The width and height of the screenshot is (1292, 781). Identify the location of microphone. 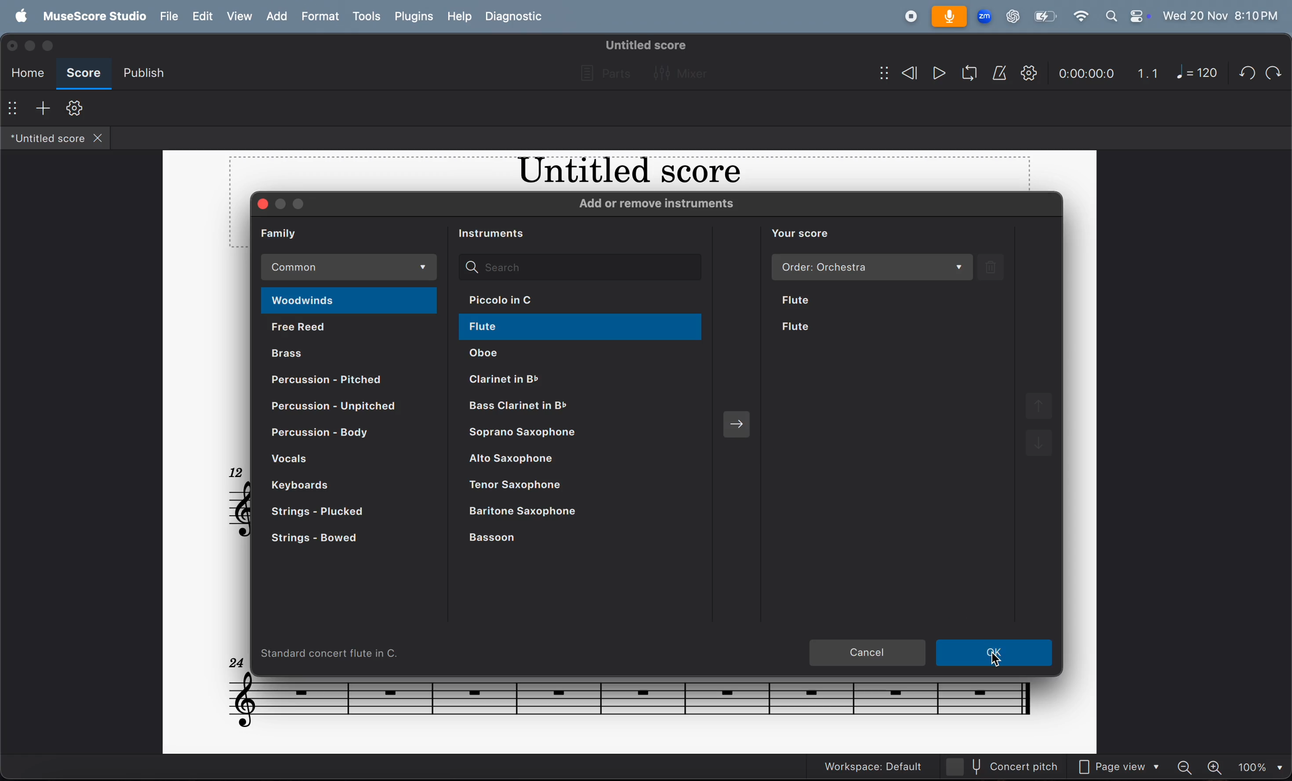
(949, 17).